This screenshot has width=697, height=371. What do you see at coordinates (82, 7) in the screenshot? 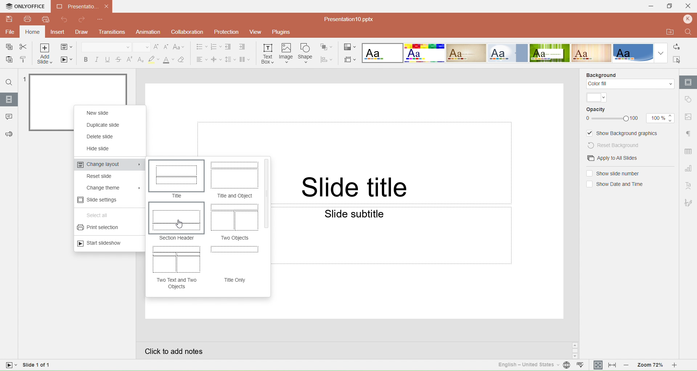
I see `Presentation` at bounding box center [82, 7].